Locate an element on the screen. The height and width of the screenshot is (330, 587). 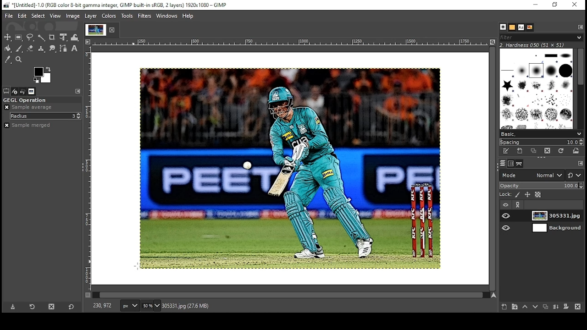
move layer one step down is located at coordinates (536, 307).